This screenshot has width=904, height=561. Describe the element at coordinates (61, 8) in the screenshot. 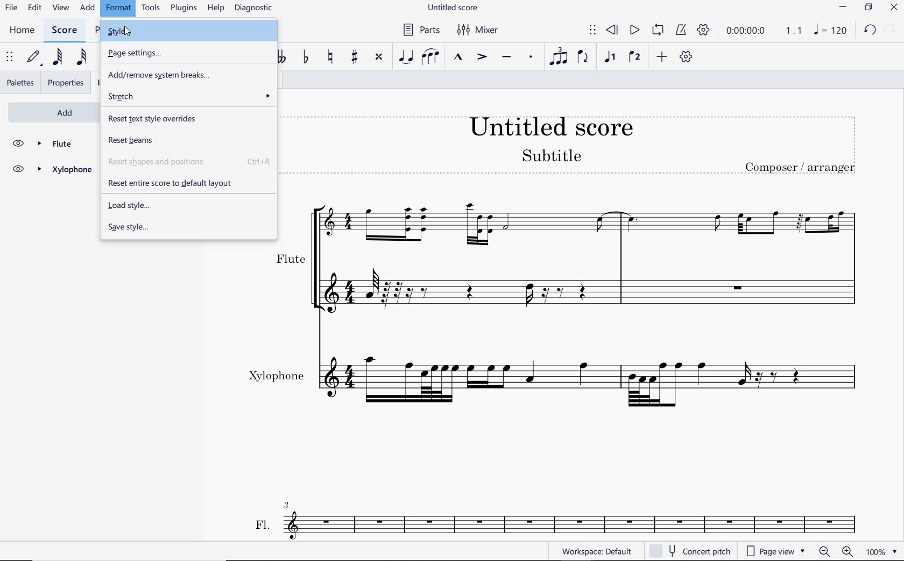

I see `VIEW` at that location.